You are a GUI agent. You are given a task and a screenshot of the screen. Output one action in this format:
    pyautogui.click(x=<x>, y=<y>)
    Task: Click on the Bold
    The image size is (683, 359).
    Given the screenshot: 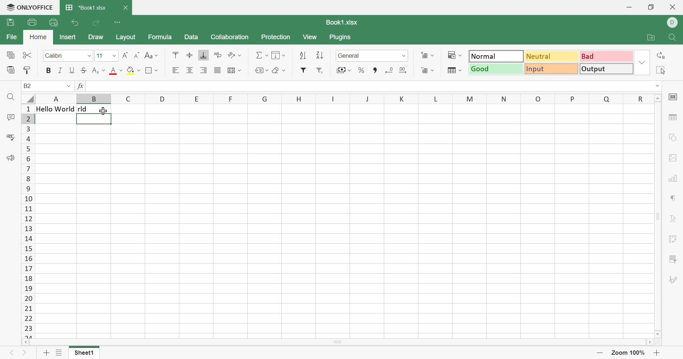 What is the action you would take?
    pyautogui.click(x=49, y=71)
    